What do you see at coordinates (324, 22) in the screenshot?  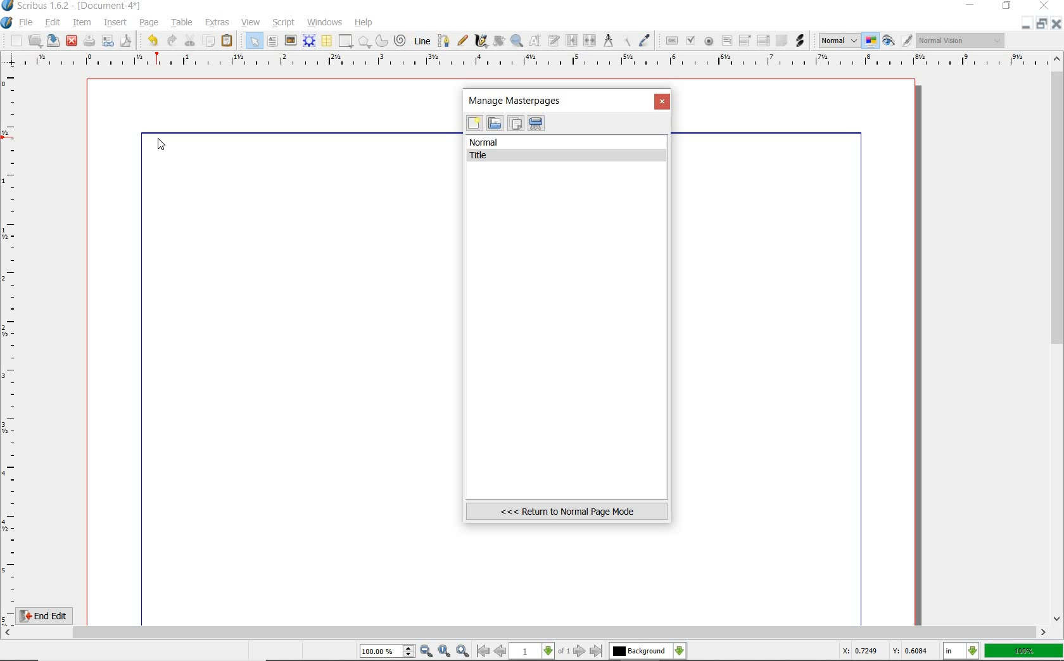 I see `windows` at bounding box center [324, 22].